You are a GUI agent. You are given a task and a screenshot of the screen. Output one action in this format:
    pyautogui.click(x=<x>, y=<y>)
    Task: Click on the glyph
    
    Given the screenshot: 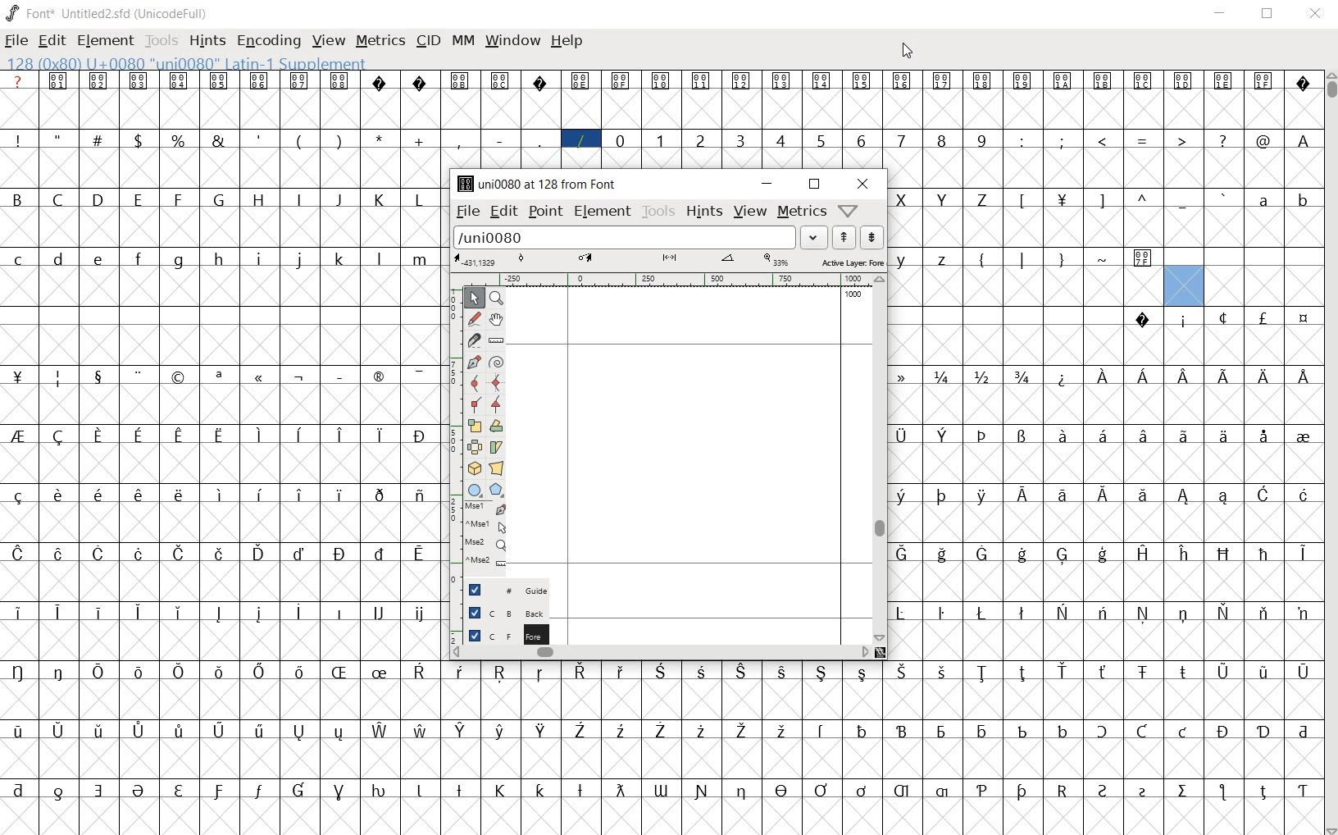 What is the action you would take?
    pyautogui.click(x=418, y=436)
    